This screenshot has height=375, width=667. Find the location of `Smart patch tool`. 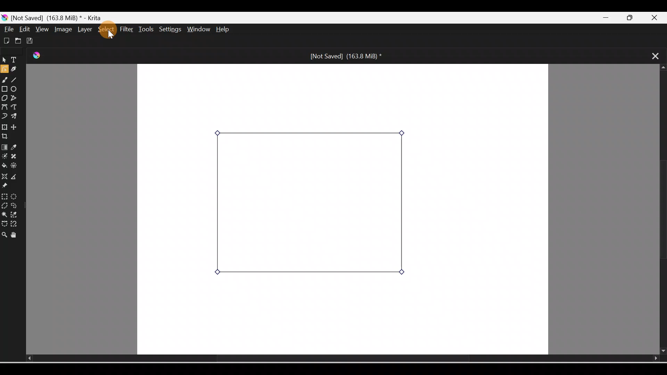

Smart patch tool is located at coordinates (17, 157).